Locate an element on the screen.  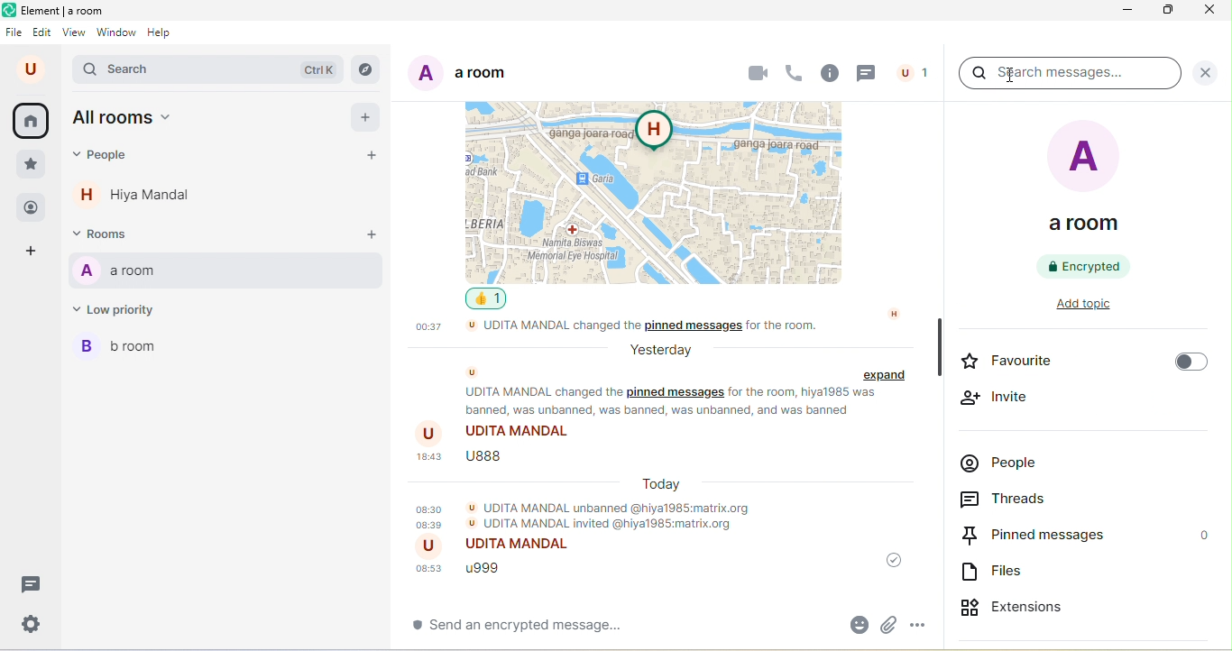
people is located at coordinates (30, 206).